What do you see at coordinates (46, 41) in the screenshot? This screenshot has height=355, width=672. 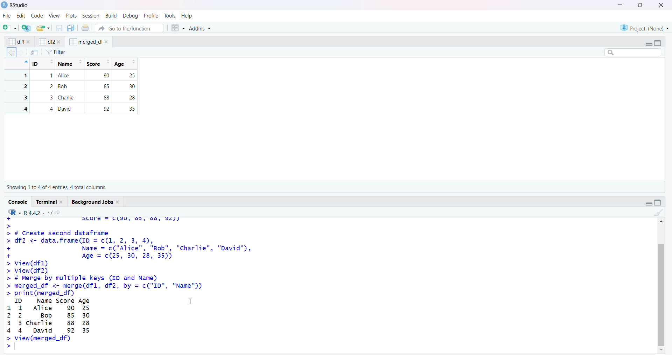 I see `df2` at bounding box center [46, 41].